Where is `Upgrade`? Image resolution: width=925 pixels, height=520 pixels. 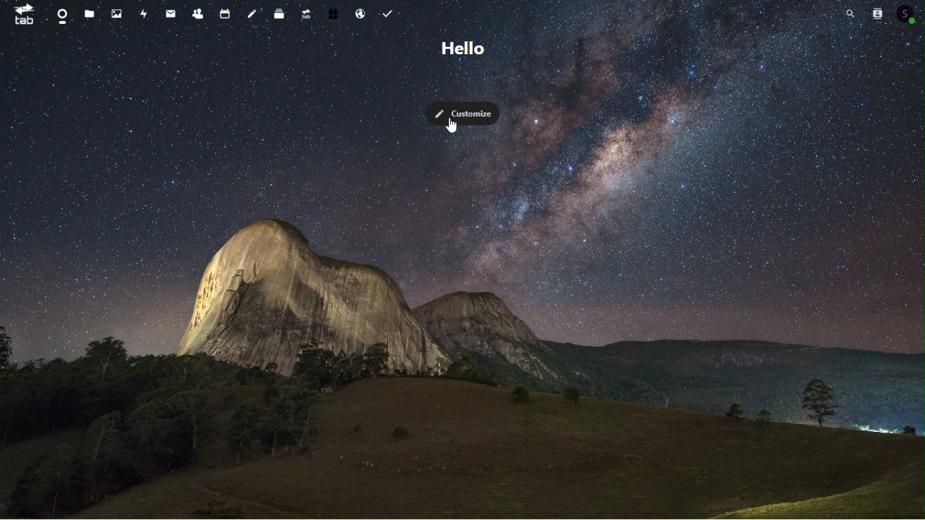
Upgrade is located at coordinates (307, 14).